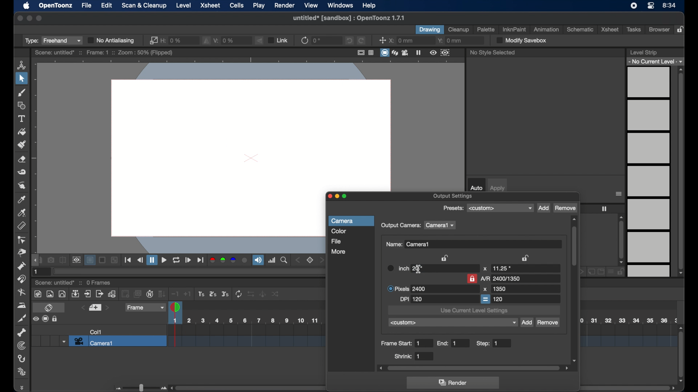  Describe the element at coordinates (22, 172) in the screenshot. I see `tape tool` at that location.